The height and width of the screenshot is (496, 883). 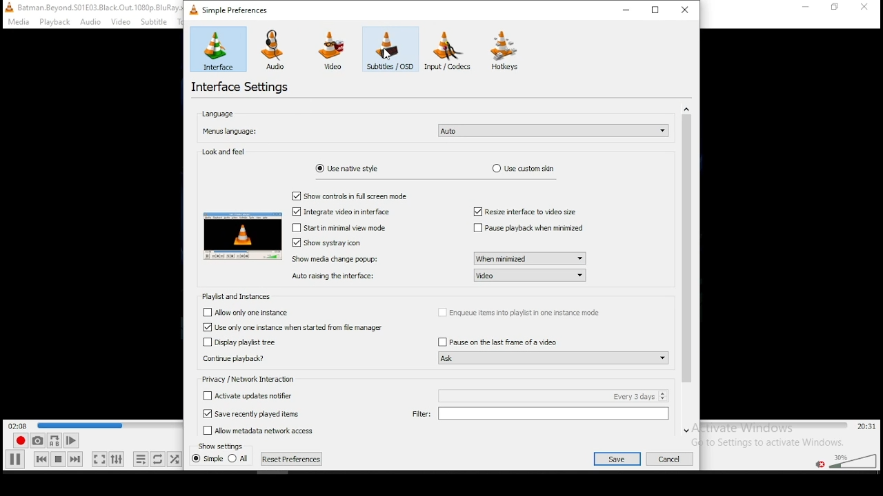 What do you see at coordinates (121, 22) in the screenshot?
I see `` at bounding box center [121, 22].